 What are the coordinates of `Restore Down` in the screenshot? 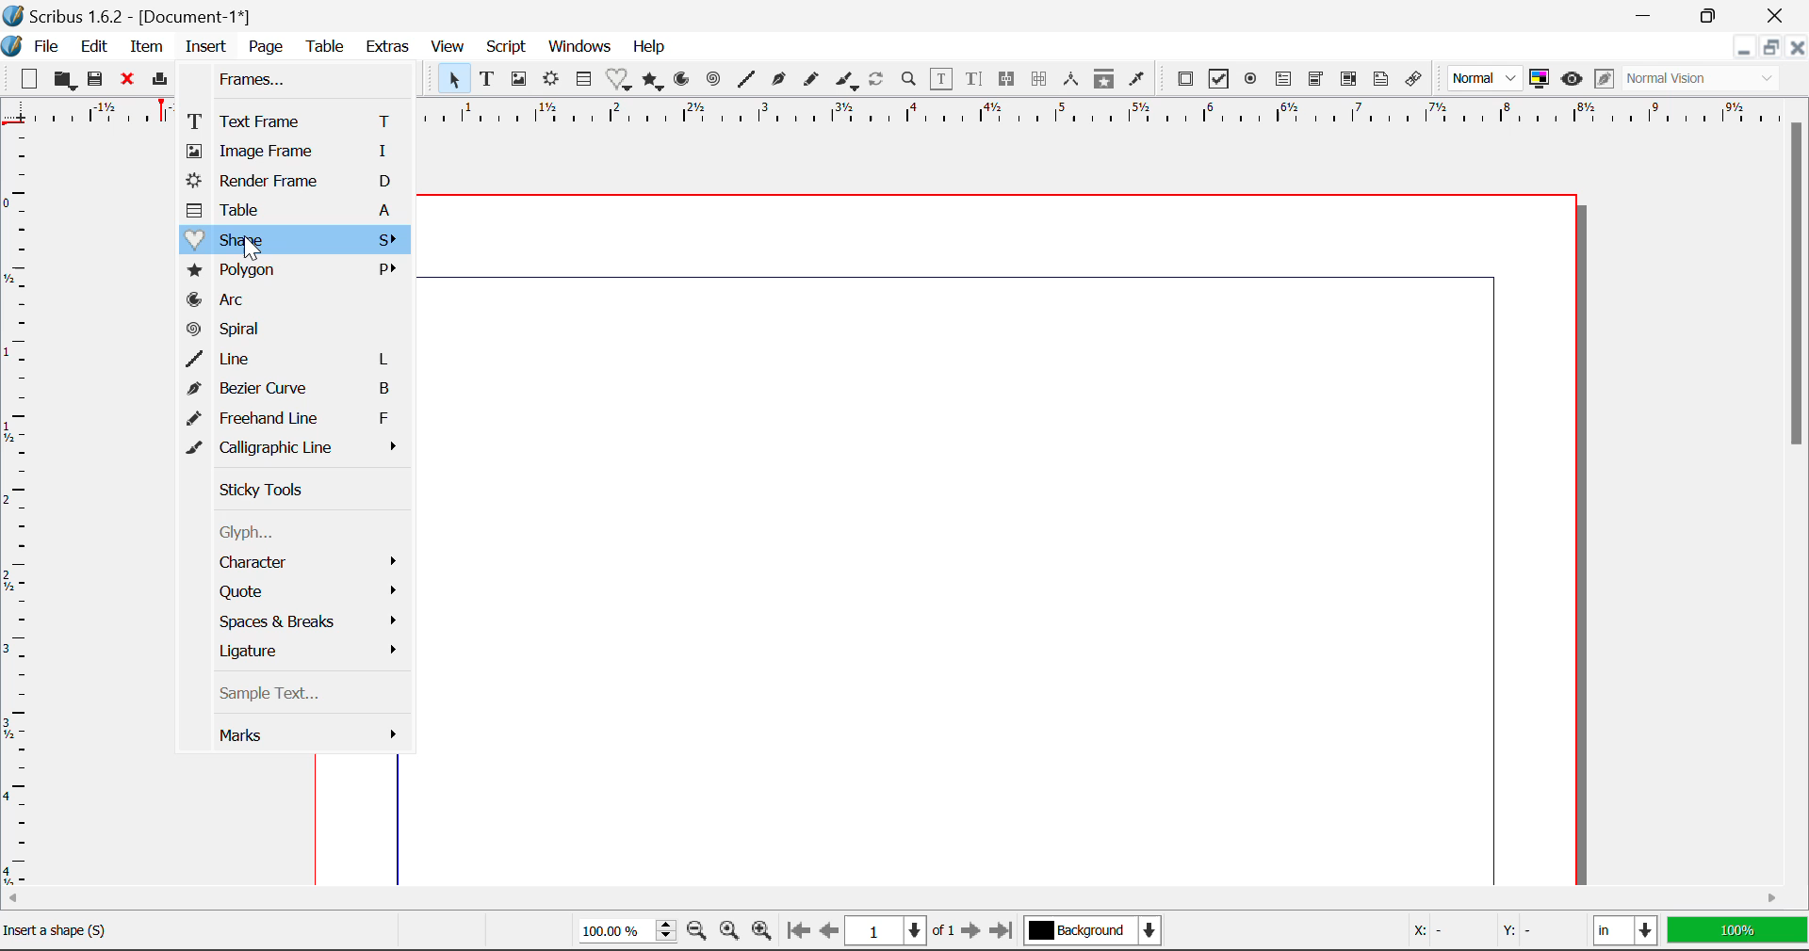 It's located at (1746, 50).